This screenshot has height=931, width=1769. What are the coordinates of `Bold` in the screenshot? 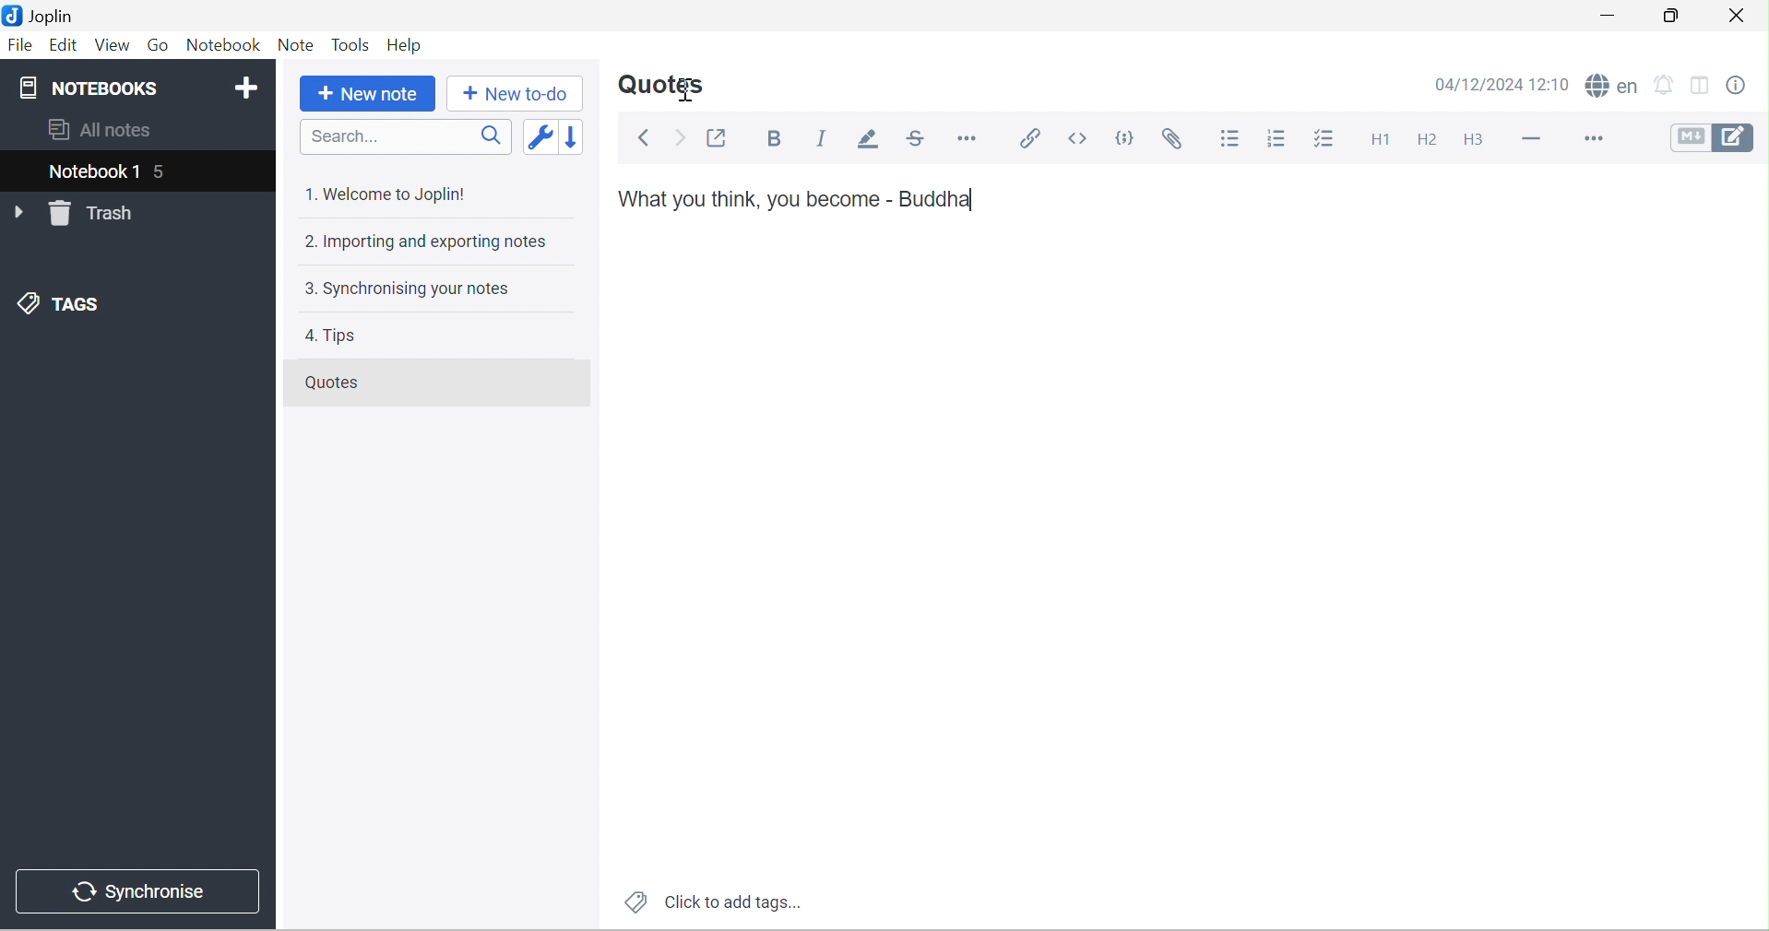 It's located at (777, 139).